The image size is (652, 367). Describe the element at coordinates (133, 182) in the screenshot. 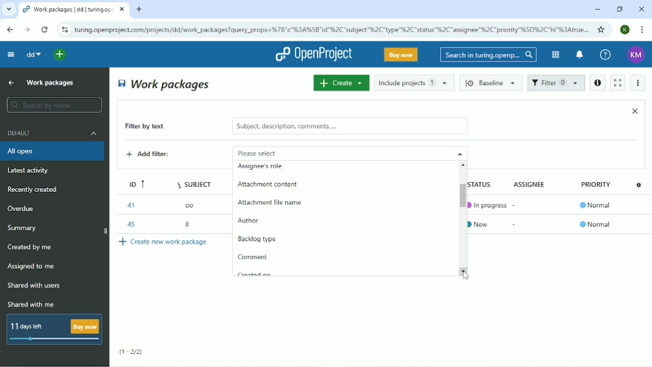

I see `ID` at that location.